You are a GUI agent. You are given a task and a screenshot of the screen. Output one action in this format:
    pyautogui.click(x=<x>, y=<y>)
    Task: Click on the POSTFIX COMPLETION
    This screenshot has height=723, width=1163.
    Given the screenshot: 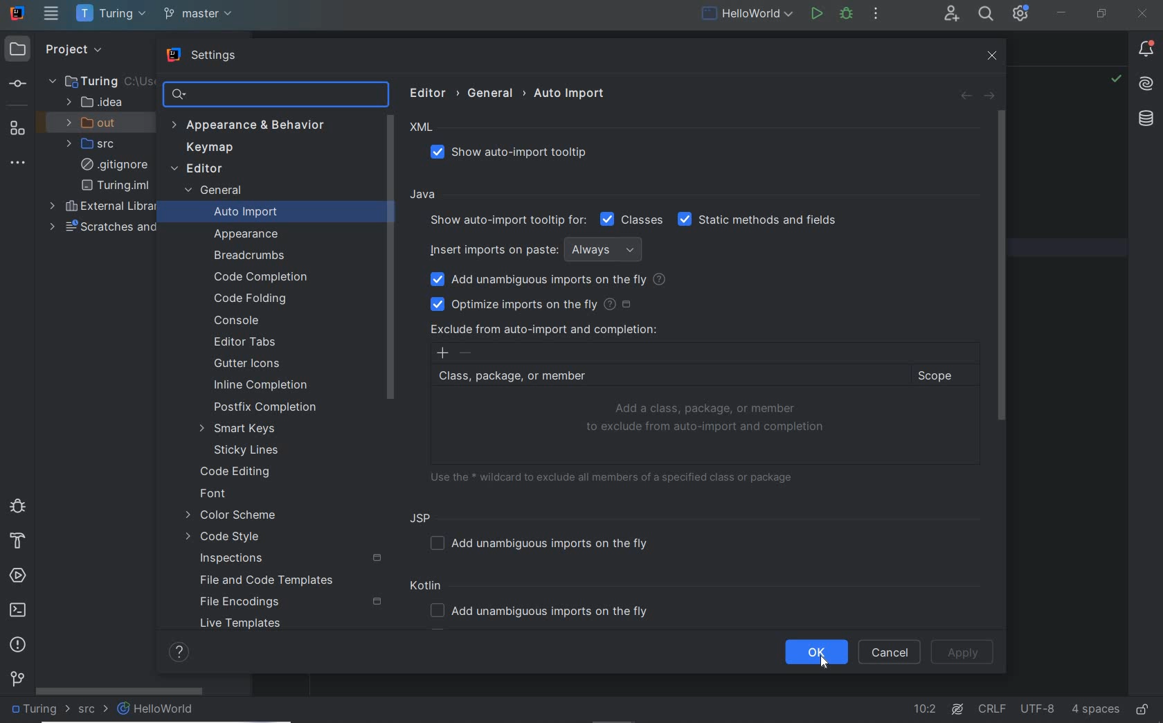 What is the action you would take?
    pyautogui.click(x=267, y=407)
    